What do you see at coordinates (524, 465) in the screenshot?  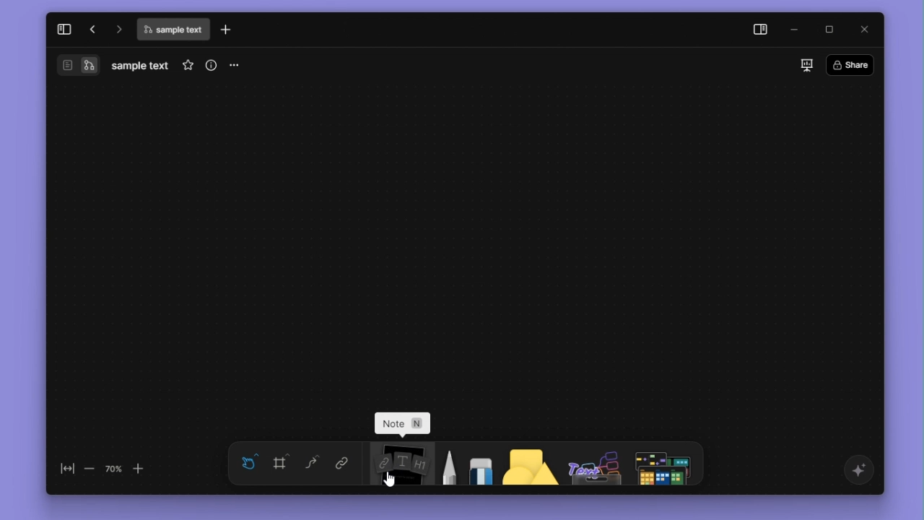 I see `shape` at bounding box center [524, 465].